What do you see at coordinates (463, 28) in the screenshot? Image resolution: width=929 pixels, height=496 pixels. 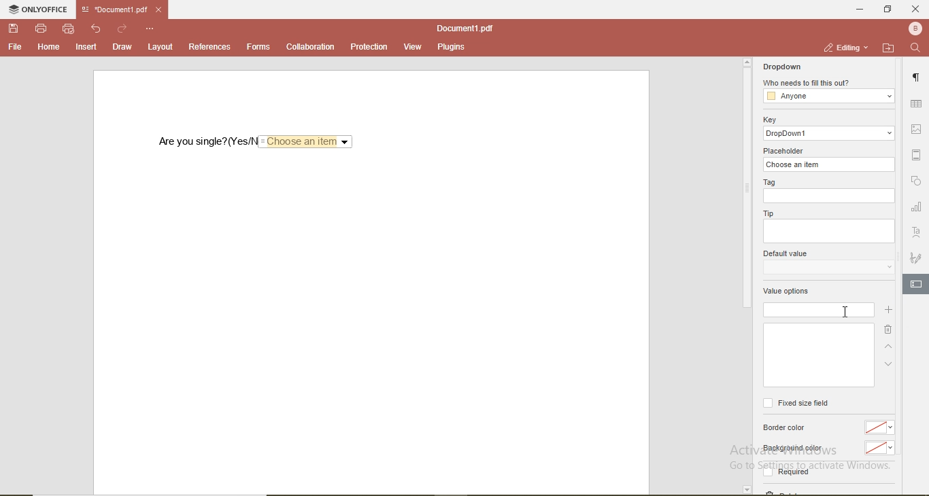 I see `document` at bounding box center [463, 28].